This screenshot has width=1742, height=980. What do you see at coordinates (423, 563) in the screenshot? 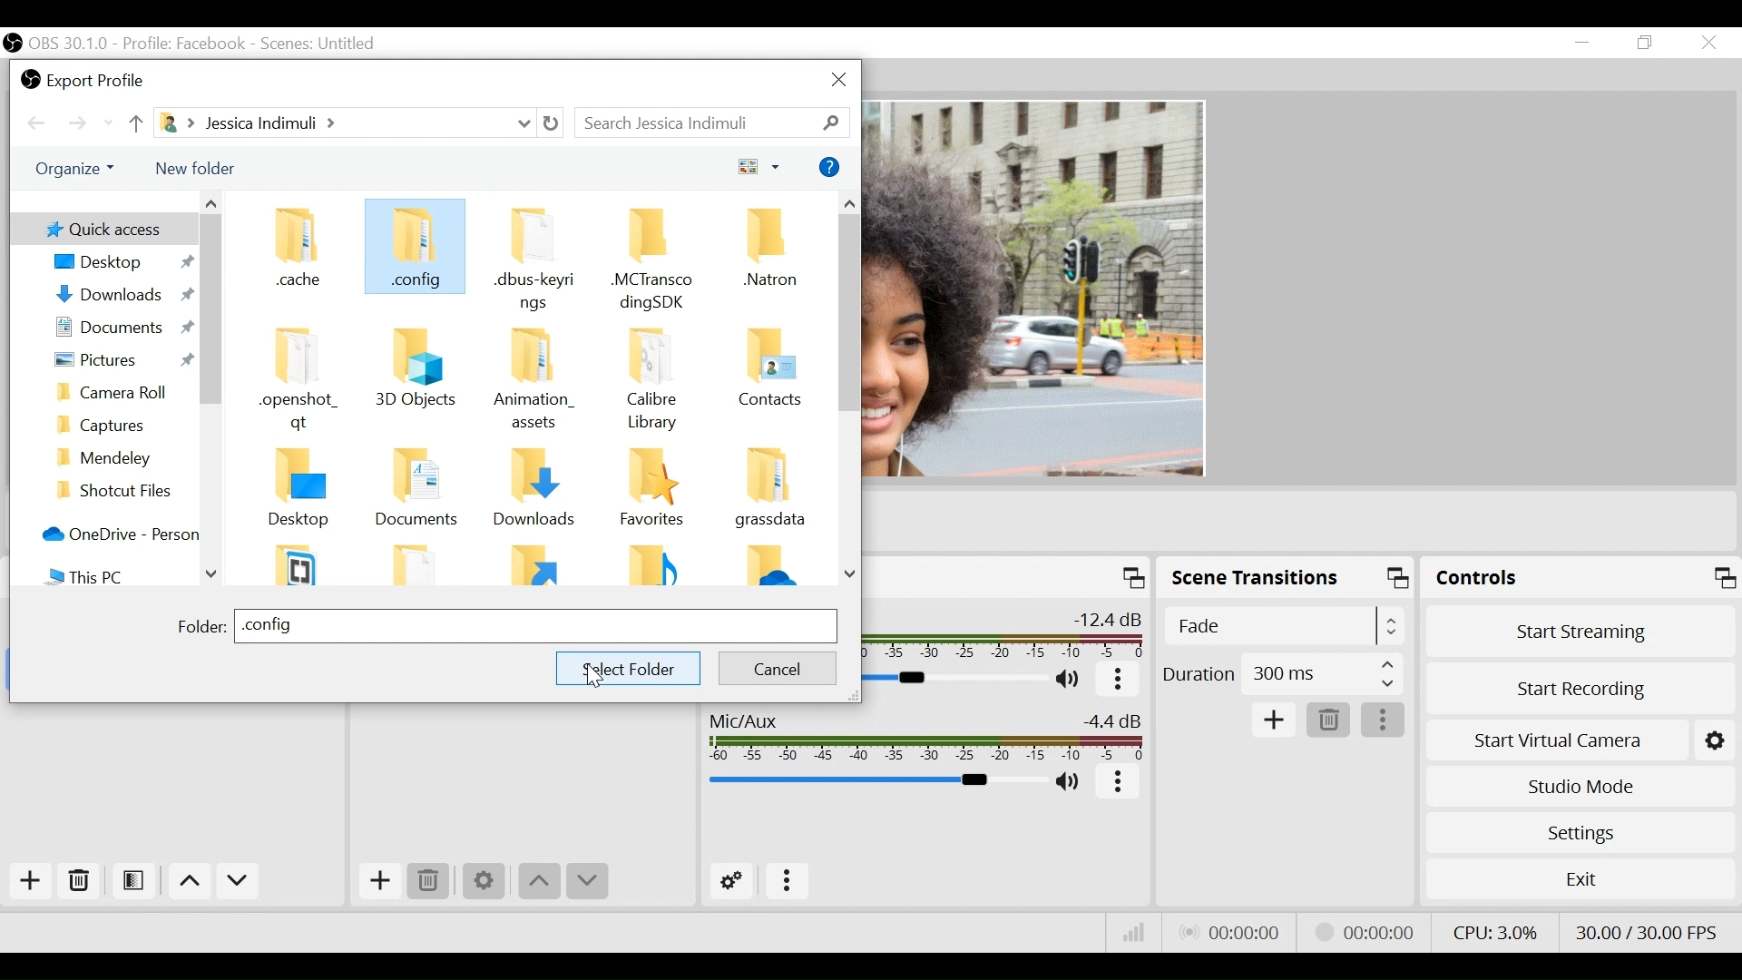
I see `Folder` at bounding box center [423, 563].